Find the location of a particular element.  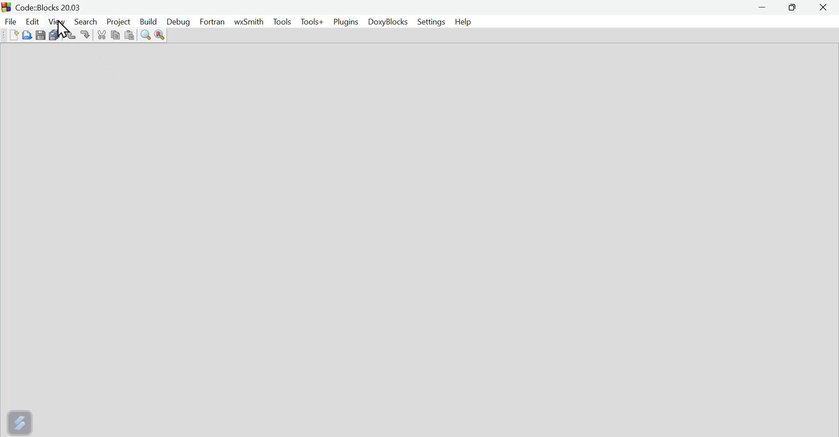

cursor is located at coordinates (63, 27).